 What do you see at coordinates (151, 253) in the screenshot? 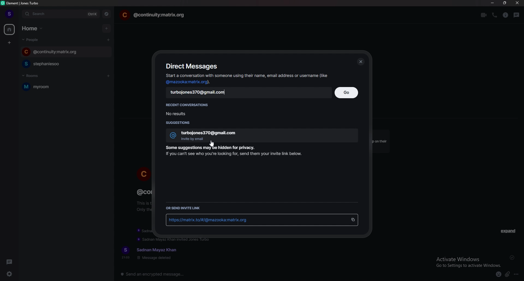
I see `text` at bounding box center [151, 253].